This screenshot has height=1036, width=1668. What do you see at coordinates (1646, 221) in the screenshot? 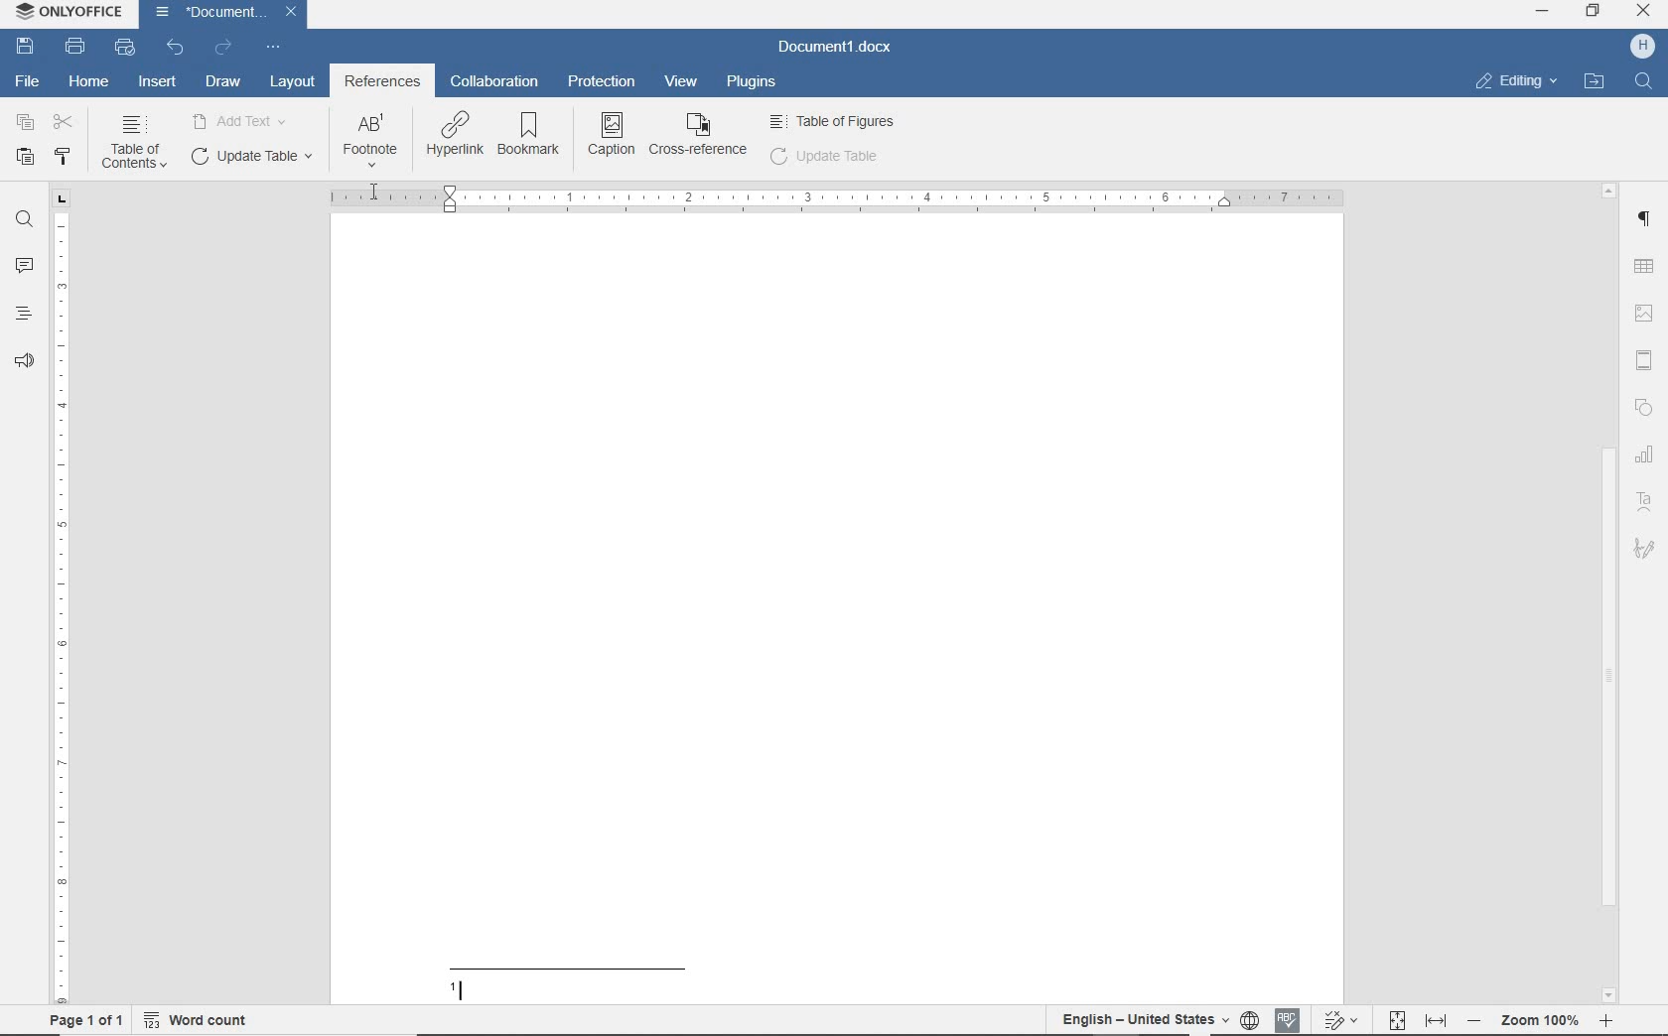
I see `PARAGRAPH SETTINGS` at bounding box center [1646, 221].